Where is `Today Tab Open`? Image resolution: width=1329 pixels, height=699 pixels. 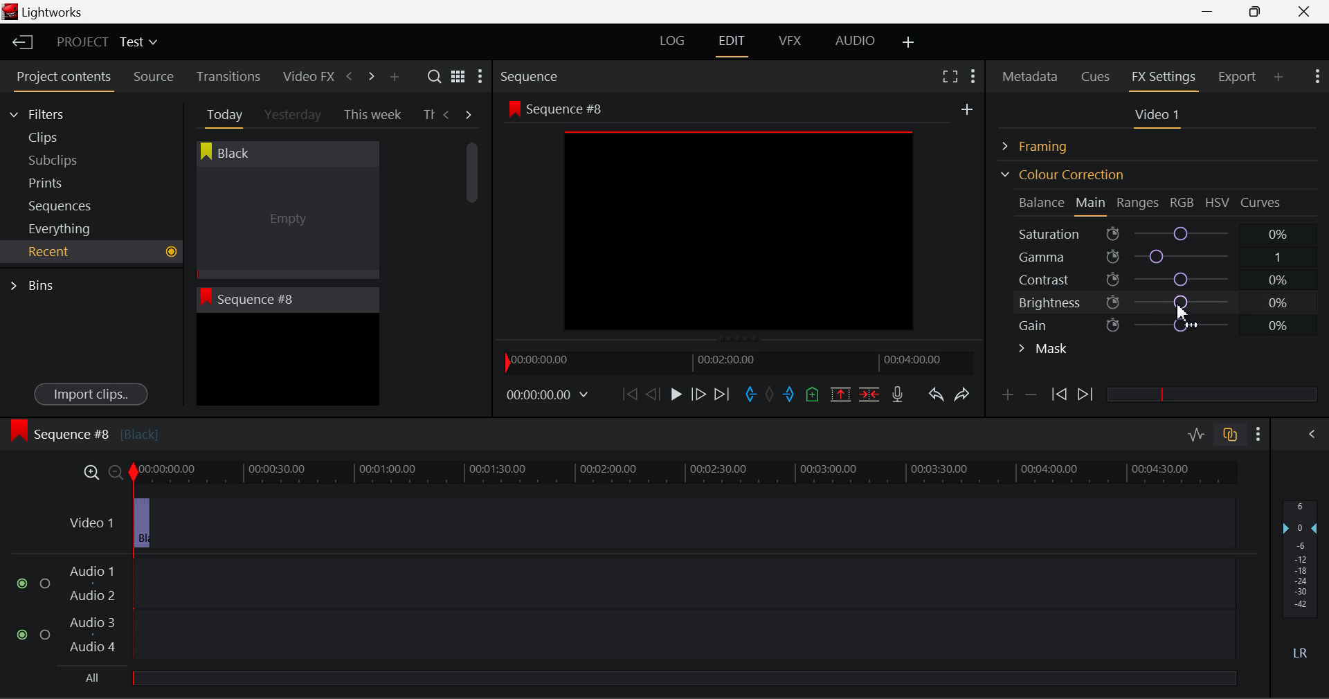
Today Tab Open is located at coordinates (221, 114).